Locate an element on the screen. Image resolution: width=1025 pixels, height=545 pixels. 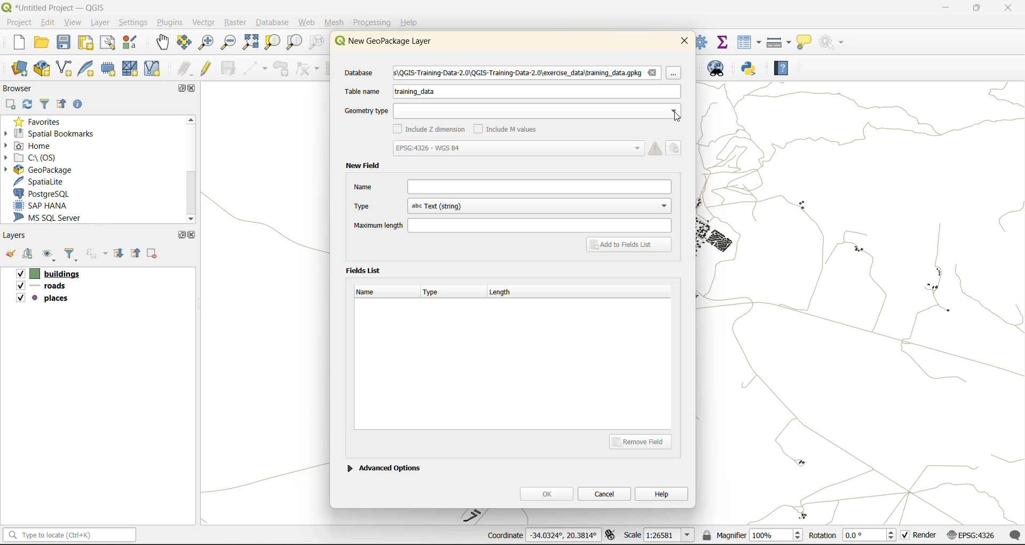
python is located at coordinates (749, 69).